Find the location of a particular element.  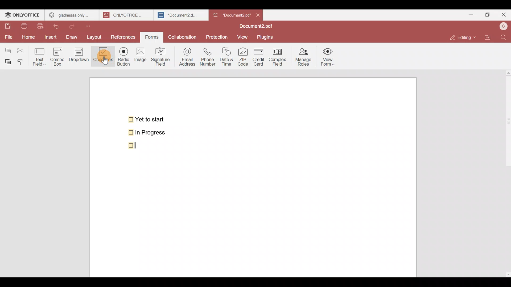

Scroll bar is located at coordinates (506, 172).